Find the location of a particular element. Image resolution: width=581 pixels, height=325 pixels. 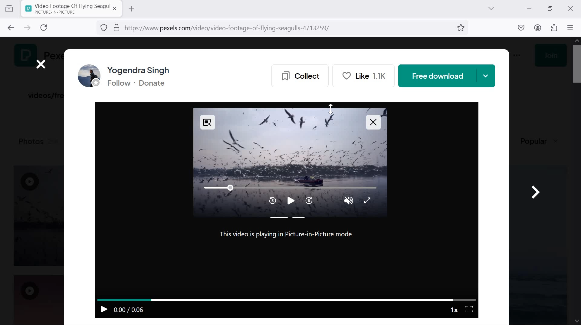

extensions is located at coordinates (555, 28).